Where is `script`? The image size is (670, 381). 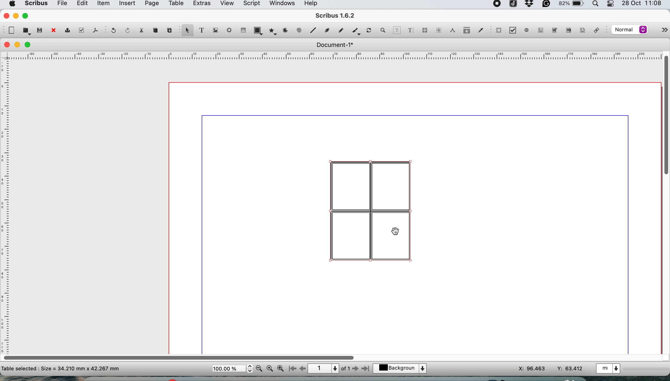
script is located at coordinates (251, 4).